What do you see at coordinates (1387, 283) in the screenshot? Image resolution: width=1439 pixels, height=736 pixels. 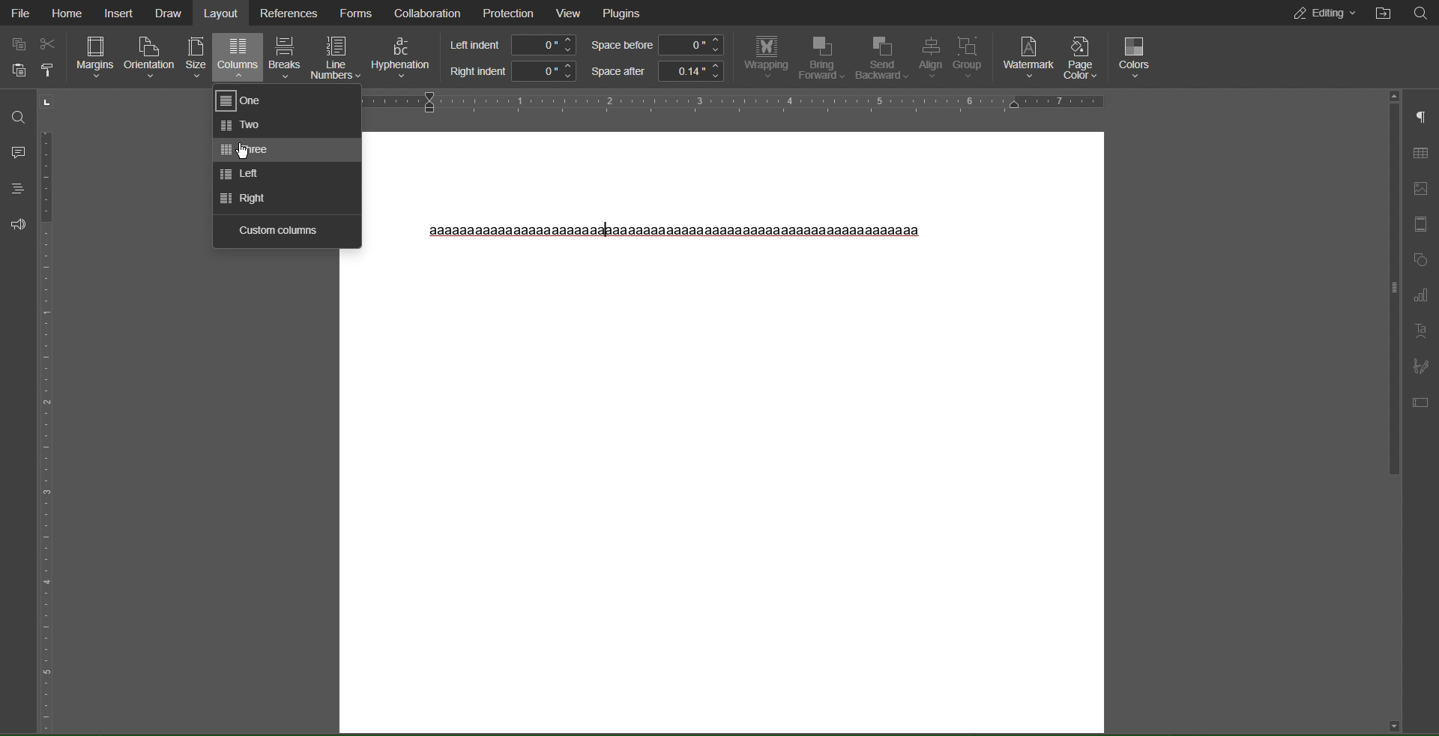 I see `slider` at bounding box center [1387, 283].